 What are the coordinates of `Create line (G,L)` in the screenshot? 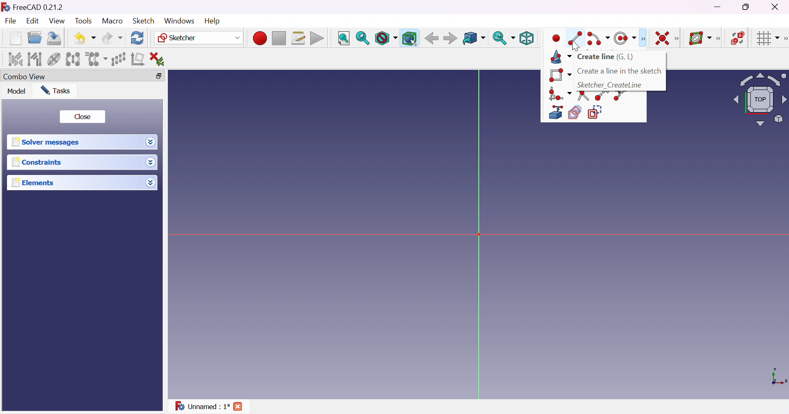 It's located at (607, 57).